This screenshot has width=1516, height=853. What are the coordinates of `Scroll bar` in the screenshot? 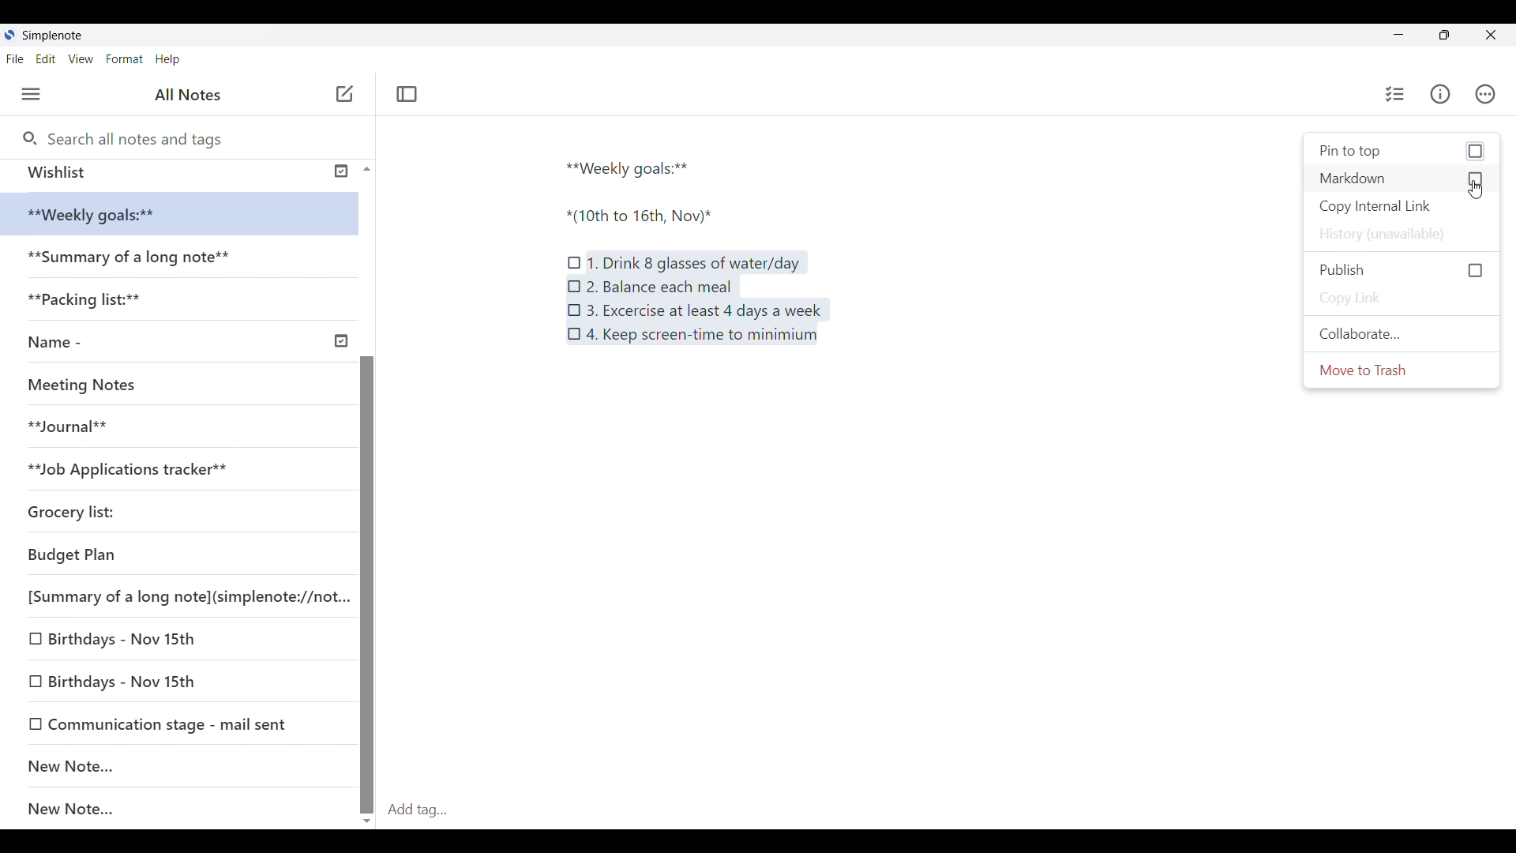 It's located at (366, 545).